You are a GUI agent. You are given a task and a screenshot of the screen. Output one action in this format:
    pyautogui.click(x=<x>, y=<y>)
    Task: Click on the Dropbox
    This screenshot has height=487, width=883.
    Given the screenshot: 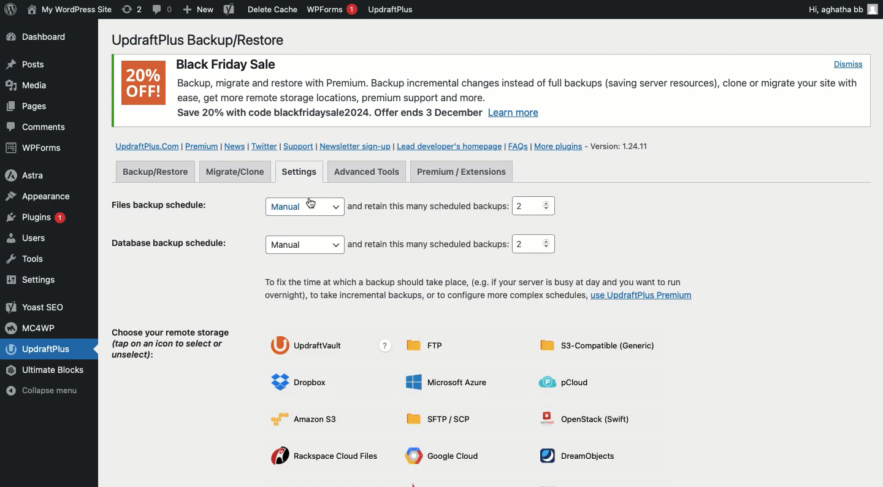 What is the action you would take?
    pyautogui.click(x=302, y=383)
    